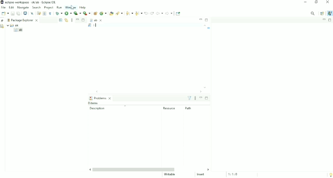 The width and height of the screenshot is (333, 178). Describe the element at coordinates (25, 13) in the screenshot. I see `Open a Terminal` at that location.